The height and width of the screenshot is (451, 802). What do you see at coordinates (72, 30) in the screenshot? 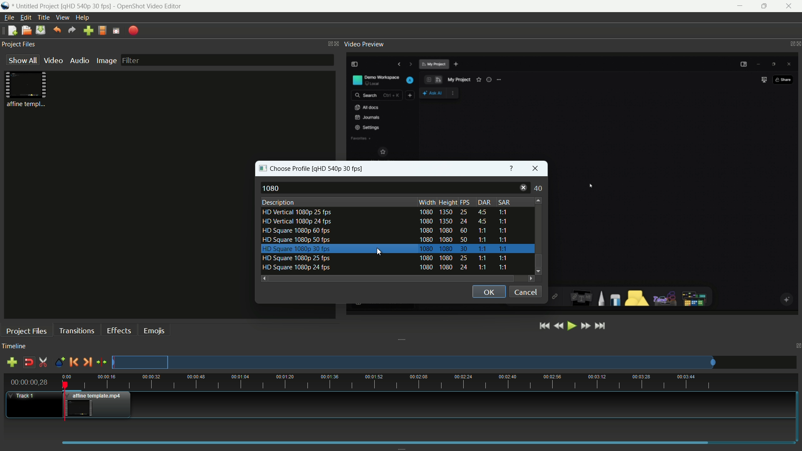
I see `redo` at bounding box center [72, 30].